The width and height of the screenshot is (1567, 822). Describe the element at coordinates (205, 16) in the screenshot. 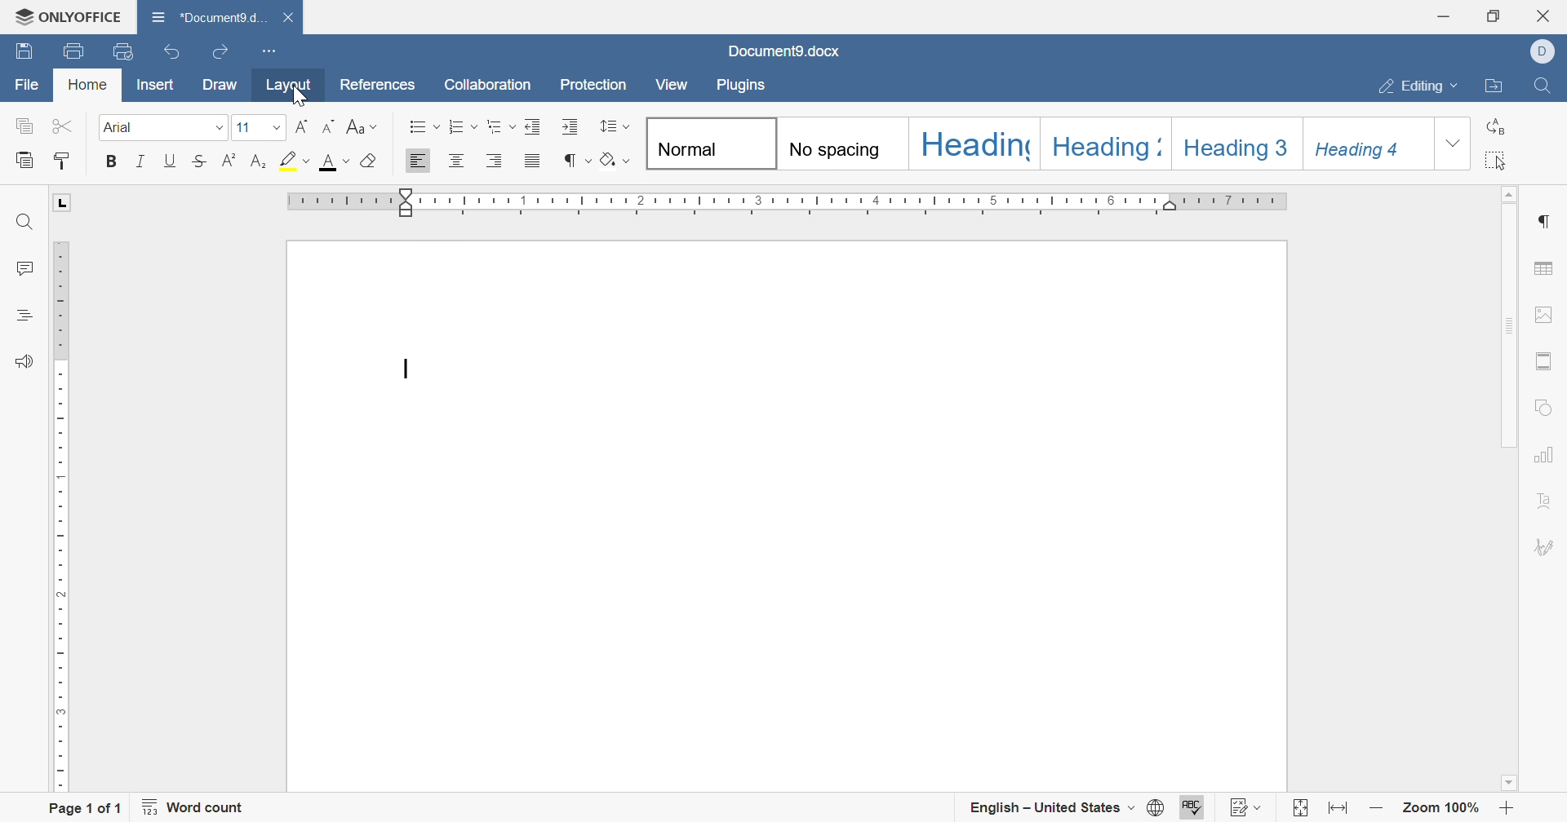

I see `document name` at that location.